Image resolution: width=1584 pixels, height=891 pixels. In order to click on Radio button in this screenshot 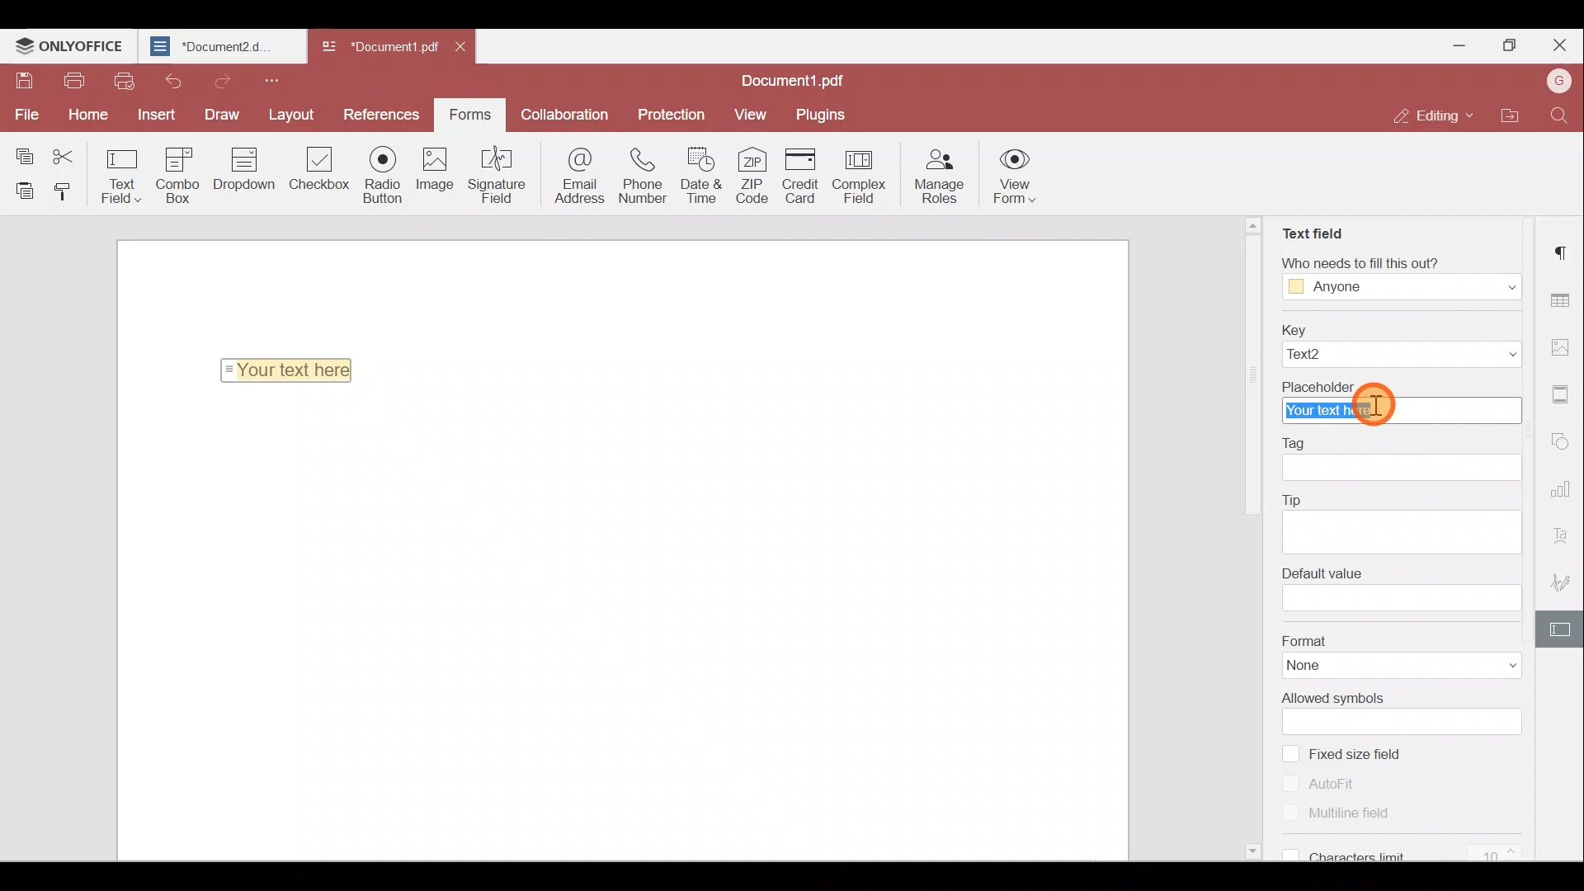, I will do `click(386, 176)`.